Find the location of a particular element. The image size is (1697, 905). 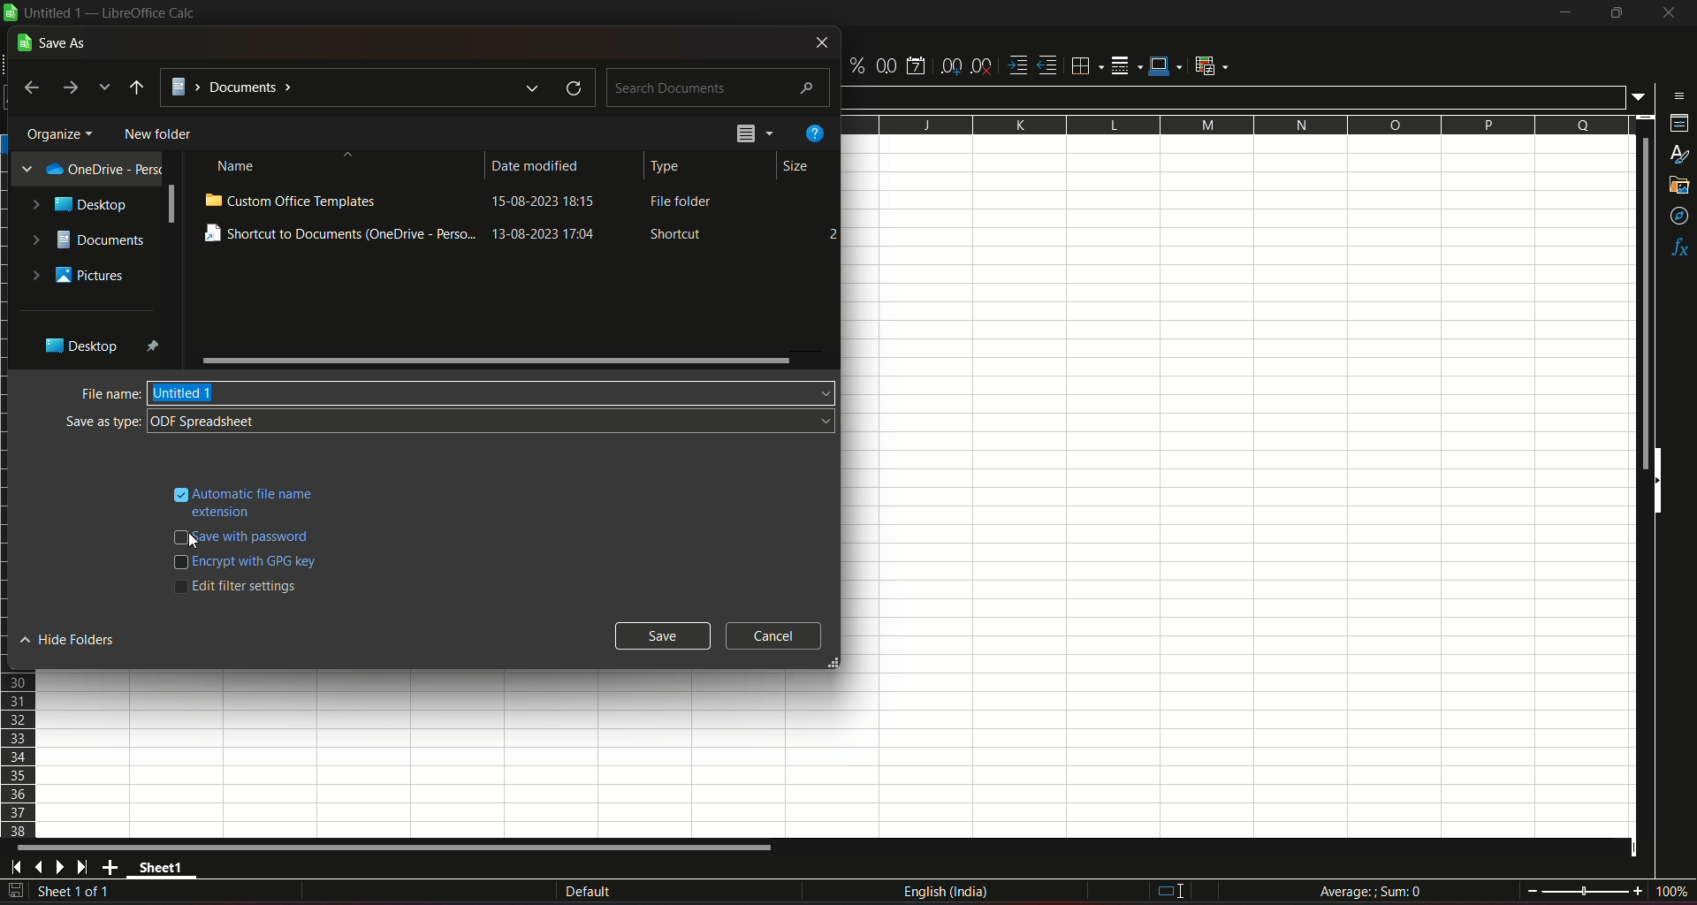

ll Shortcut to Documents (OneDrive - Perso.. is located at coordinates (339, 234).